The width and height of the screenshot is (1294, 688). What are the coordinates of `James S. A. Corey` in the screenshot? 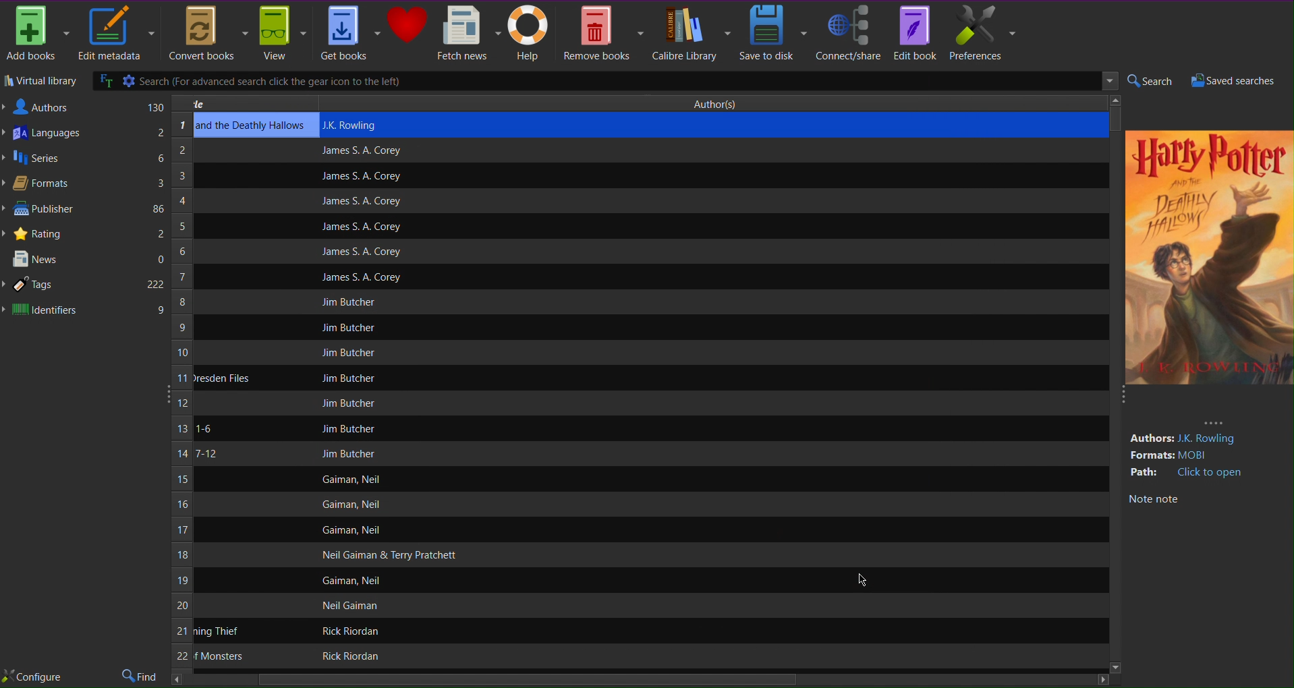 It's located at (360, 202).